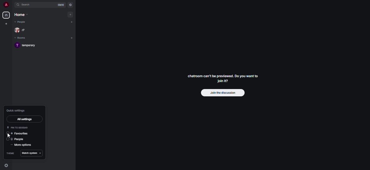 The image size is (370, 170). Describe the element at coordinates (6, 15) in the screenshot. I see `home` at that location.